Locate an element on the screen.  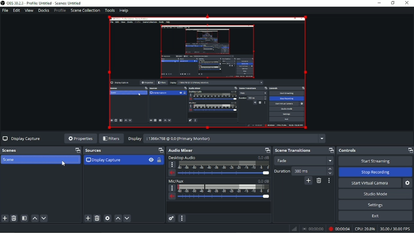
More options is located at coordinates (172, 165).